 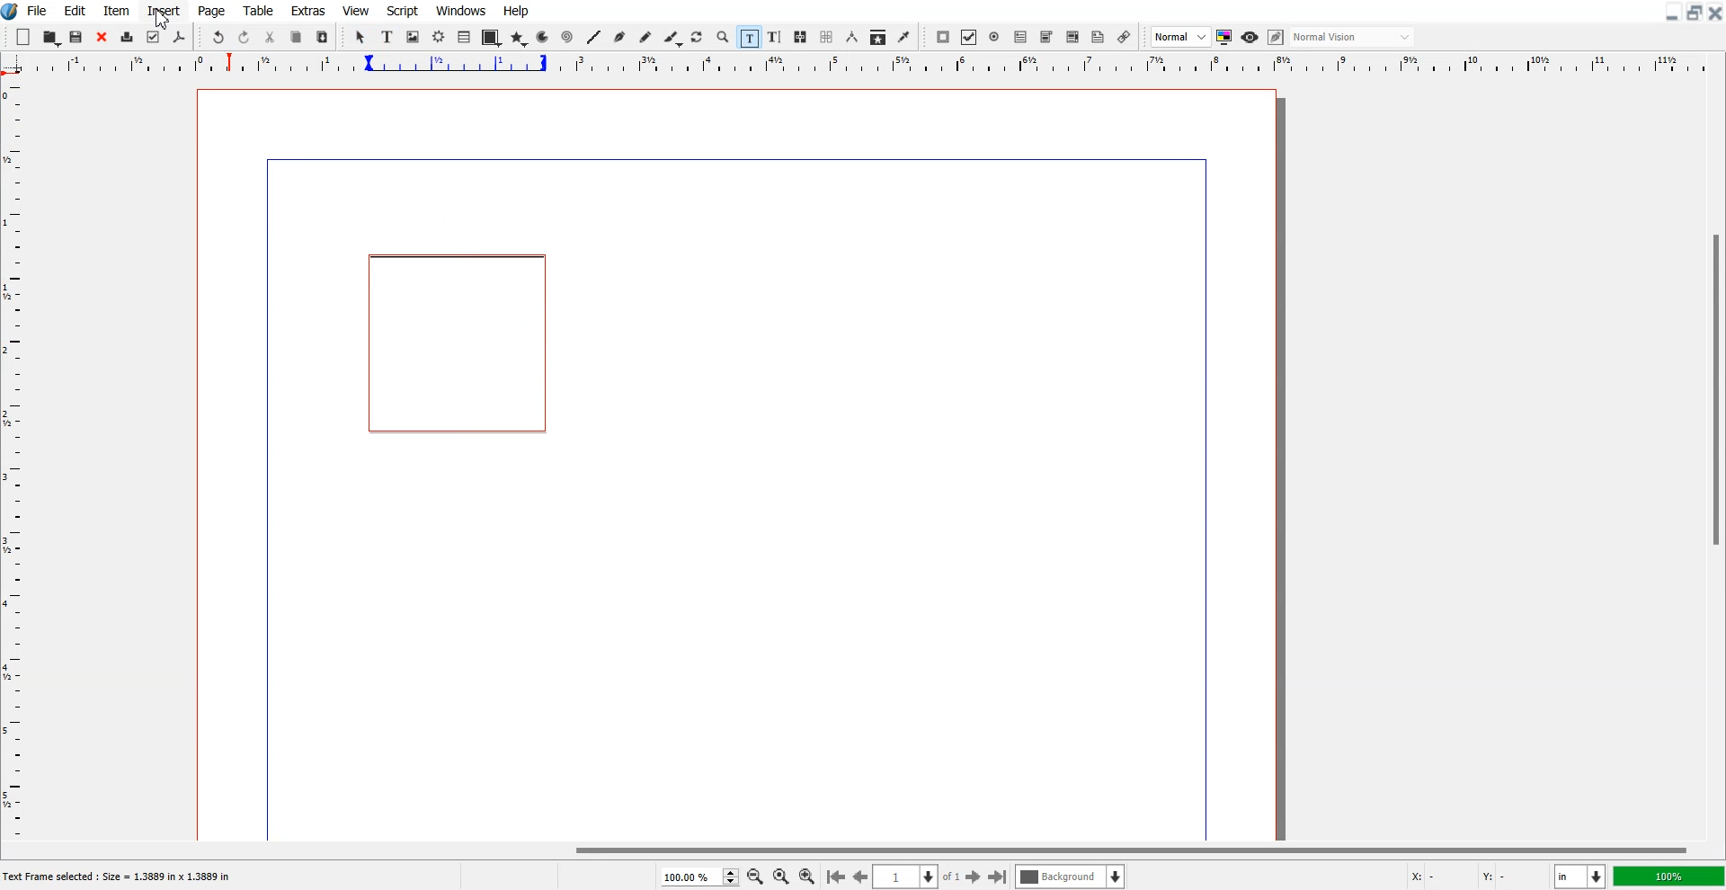 I want to click on Paste, so click(x=322, y=37).